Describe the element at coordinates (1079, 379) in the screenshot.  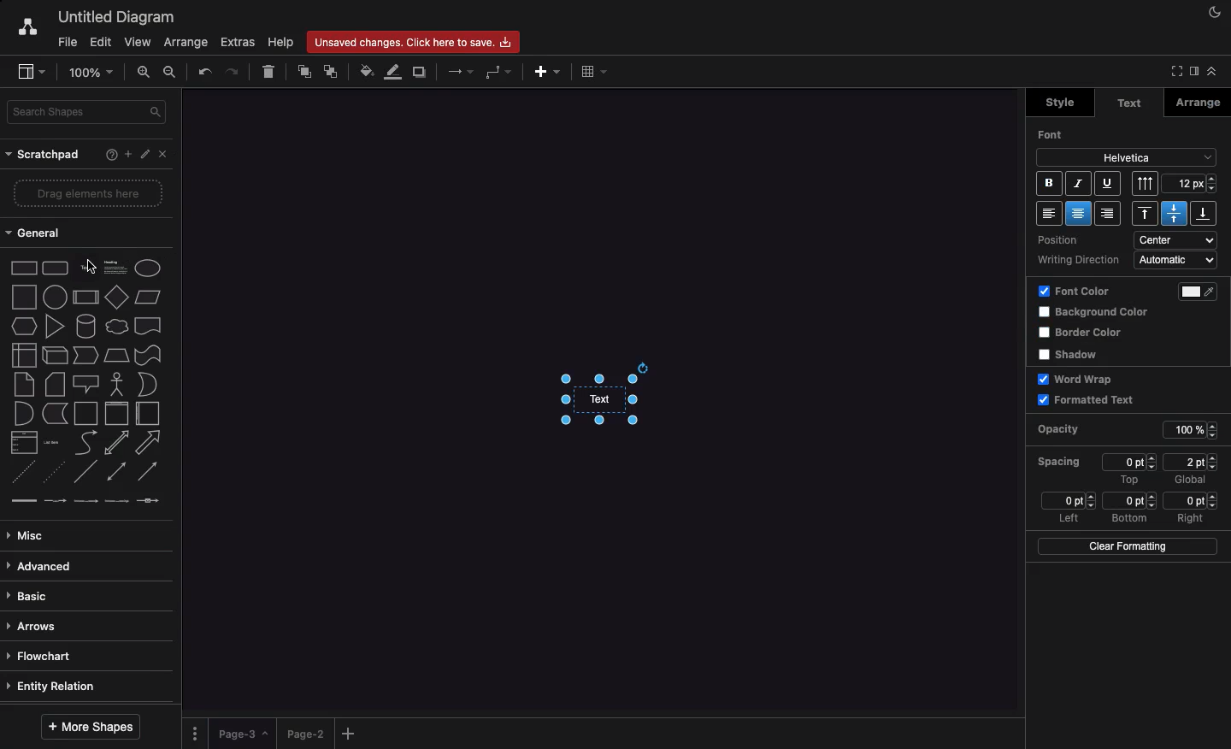
I see `Word wrap` at that location.